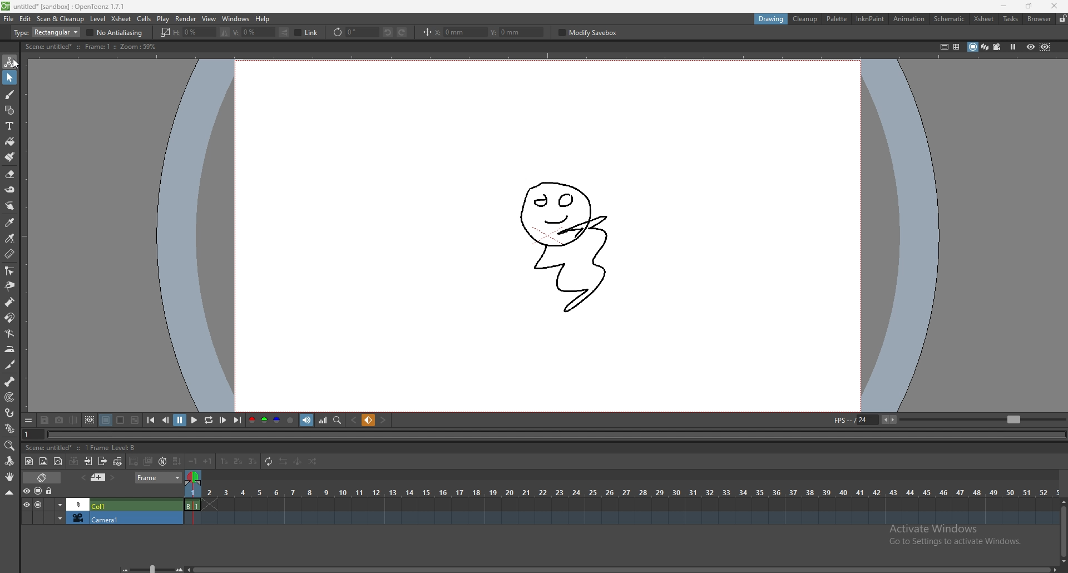  What do you see at coordinates (1063, 529) in the screenshot?
I see `scroll bar` at bounding box center [1063, 529].